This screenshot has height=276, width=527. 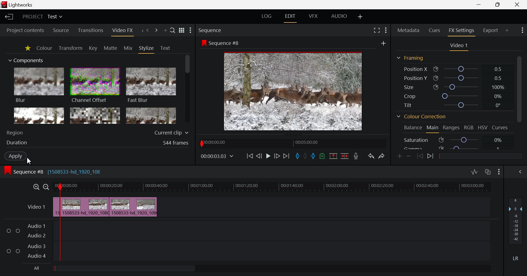 I want to click on Framing Section, so click(x=410, y=59).